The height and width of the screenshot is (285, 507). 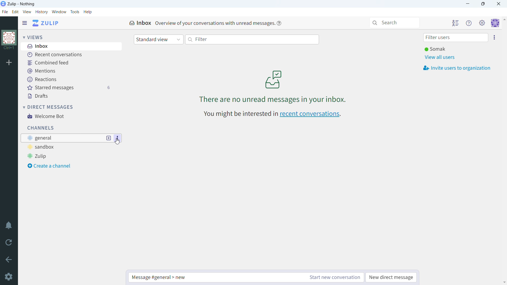 I want to click on channels, so click(x=40, y=128).